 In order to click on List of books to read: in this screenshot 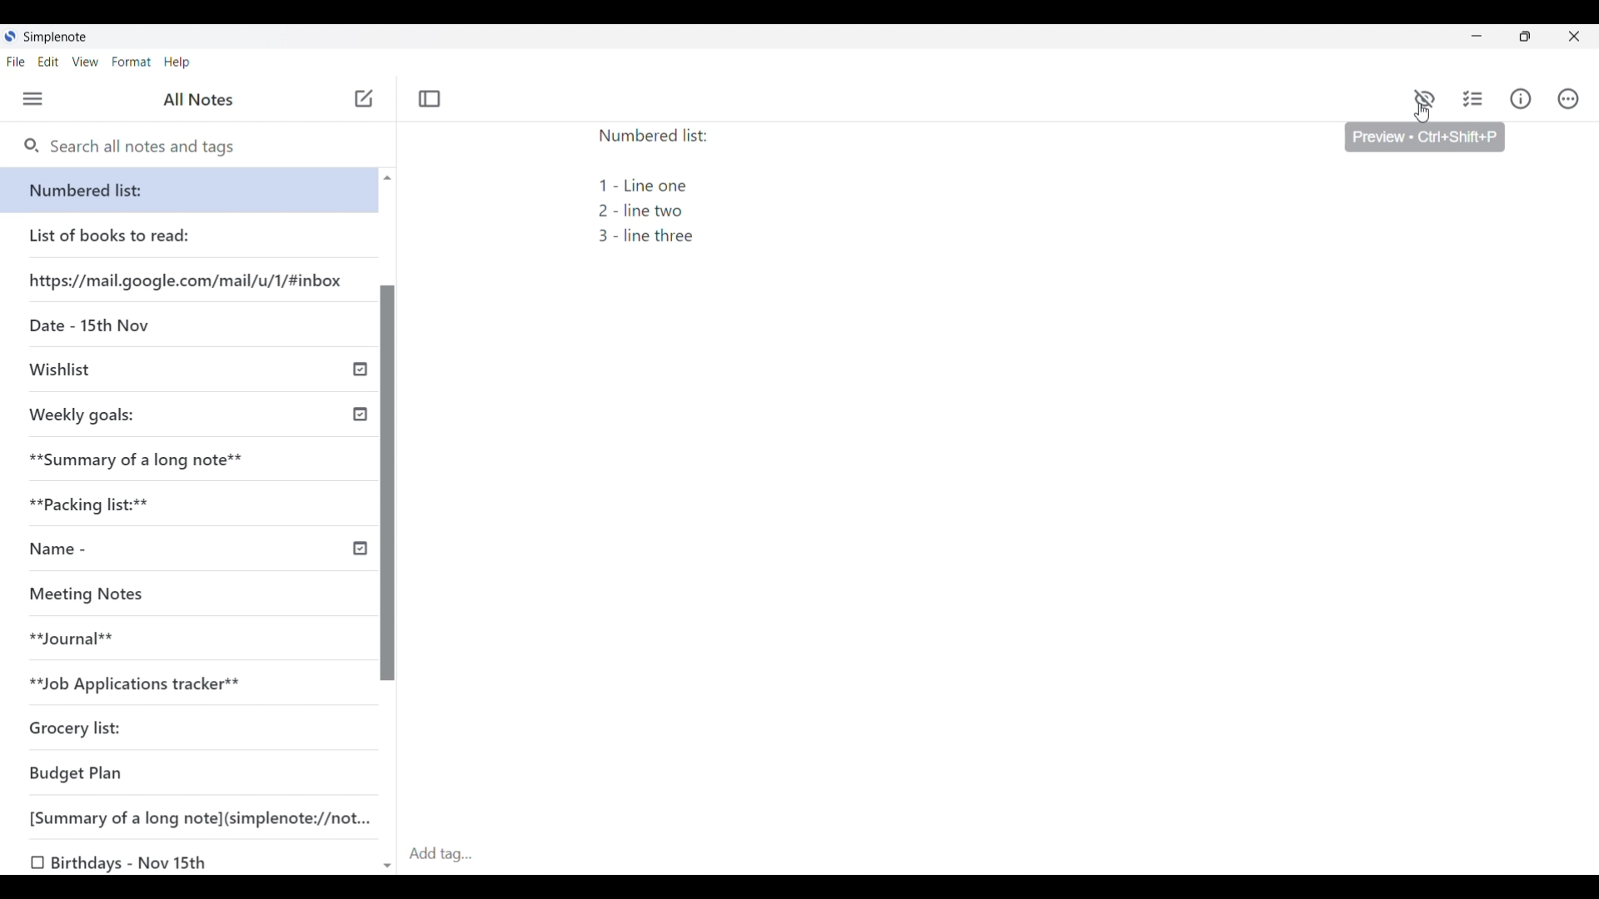, I will do `click(126, 236)`.